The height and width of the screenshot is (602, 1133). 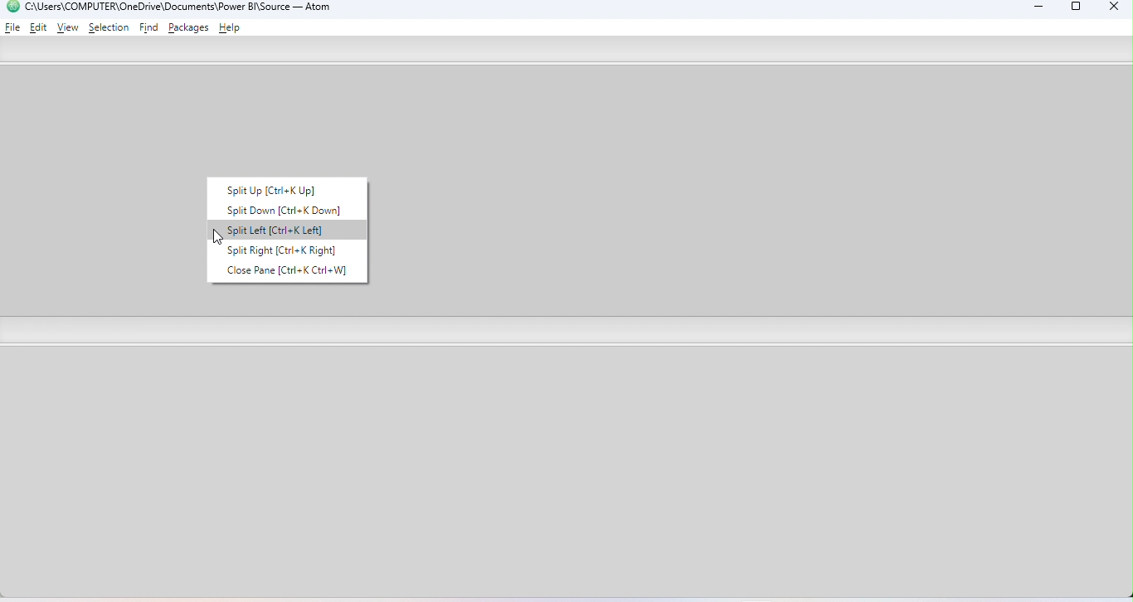 I want to click on Close, so click(x=1110, y=8).